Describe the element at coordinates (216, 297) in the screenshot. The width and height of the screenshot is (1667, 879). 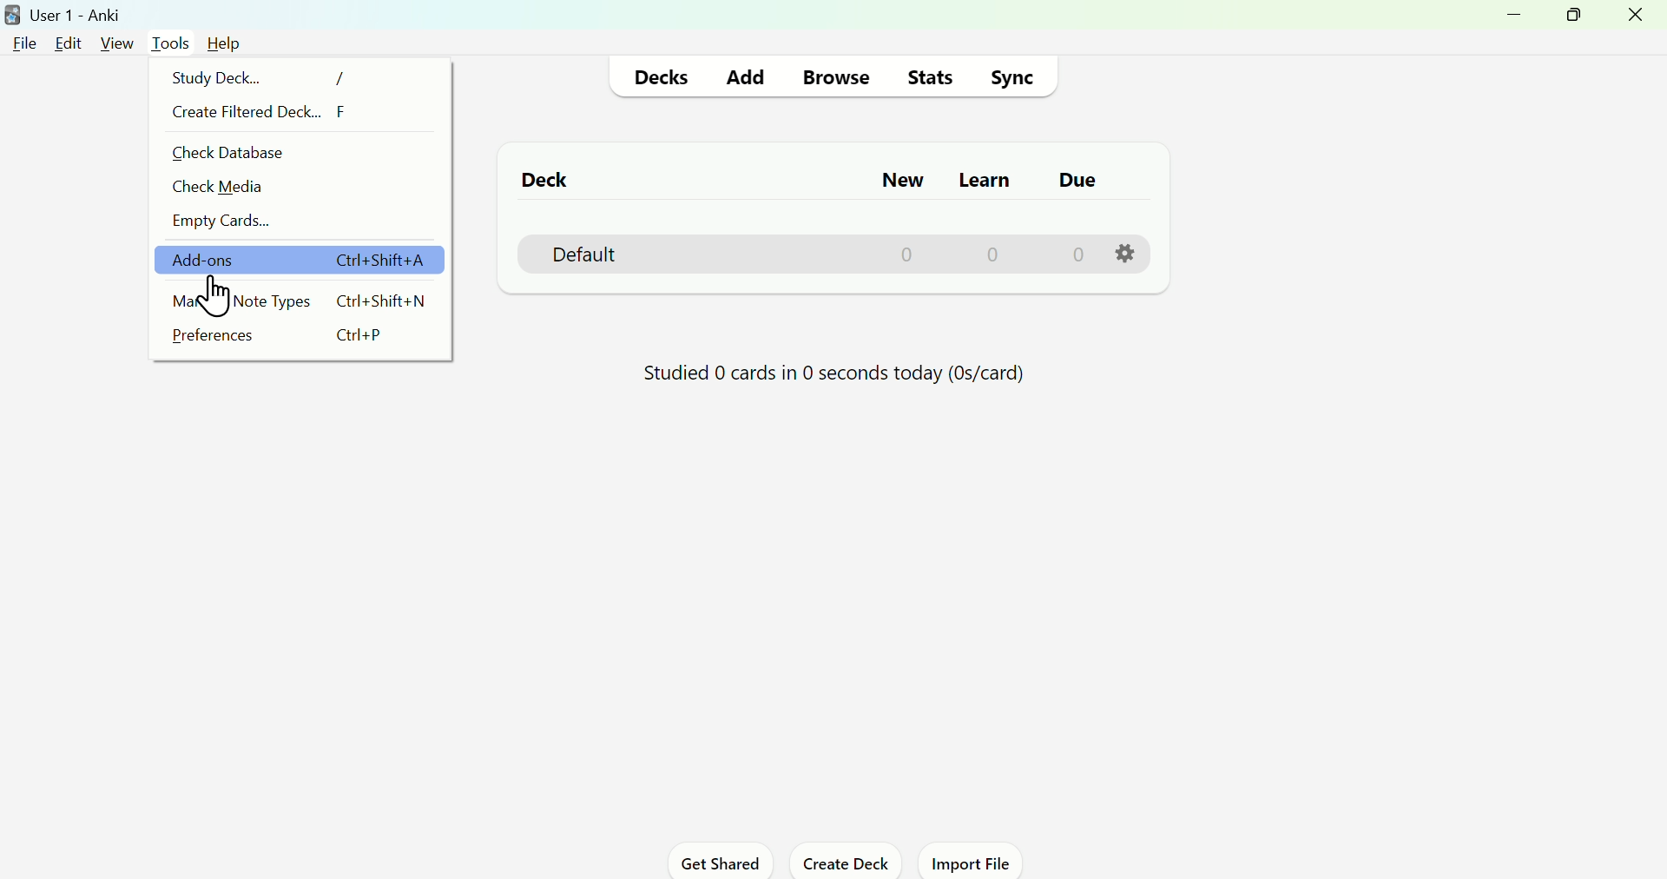
I see `cursor` at that location.